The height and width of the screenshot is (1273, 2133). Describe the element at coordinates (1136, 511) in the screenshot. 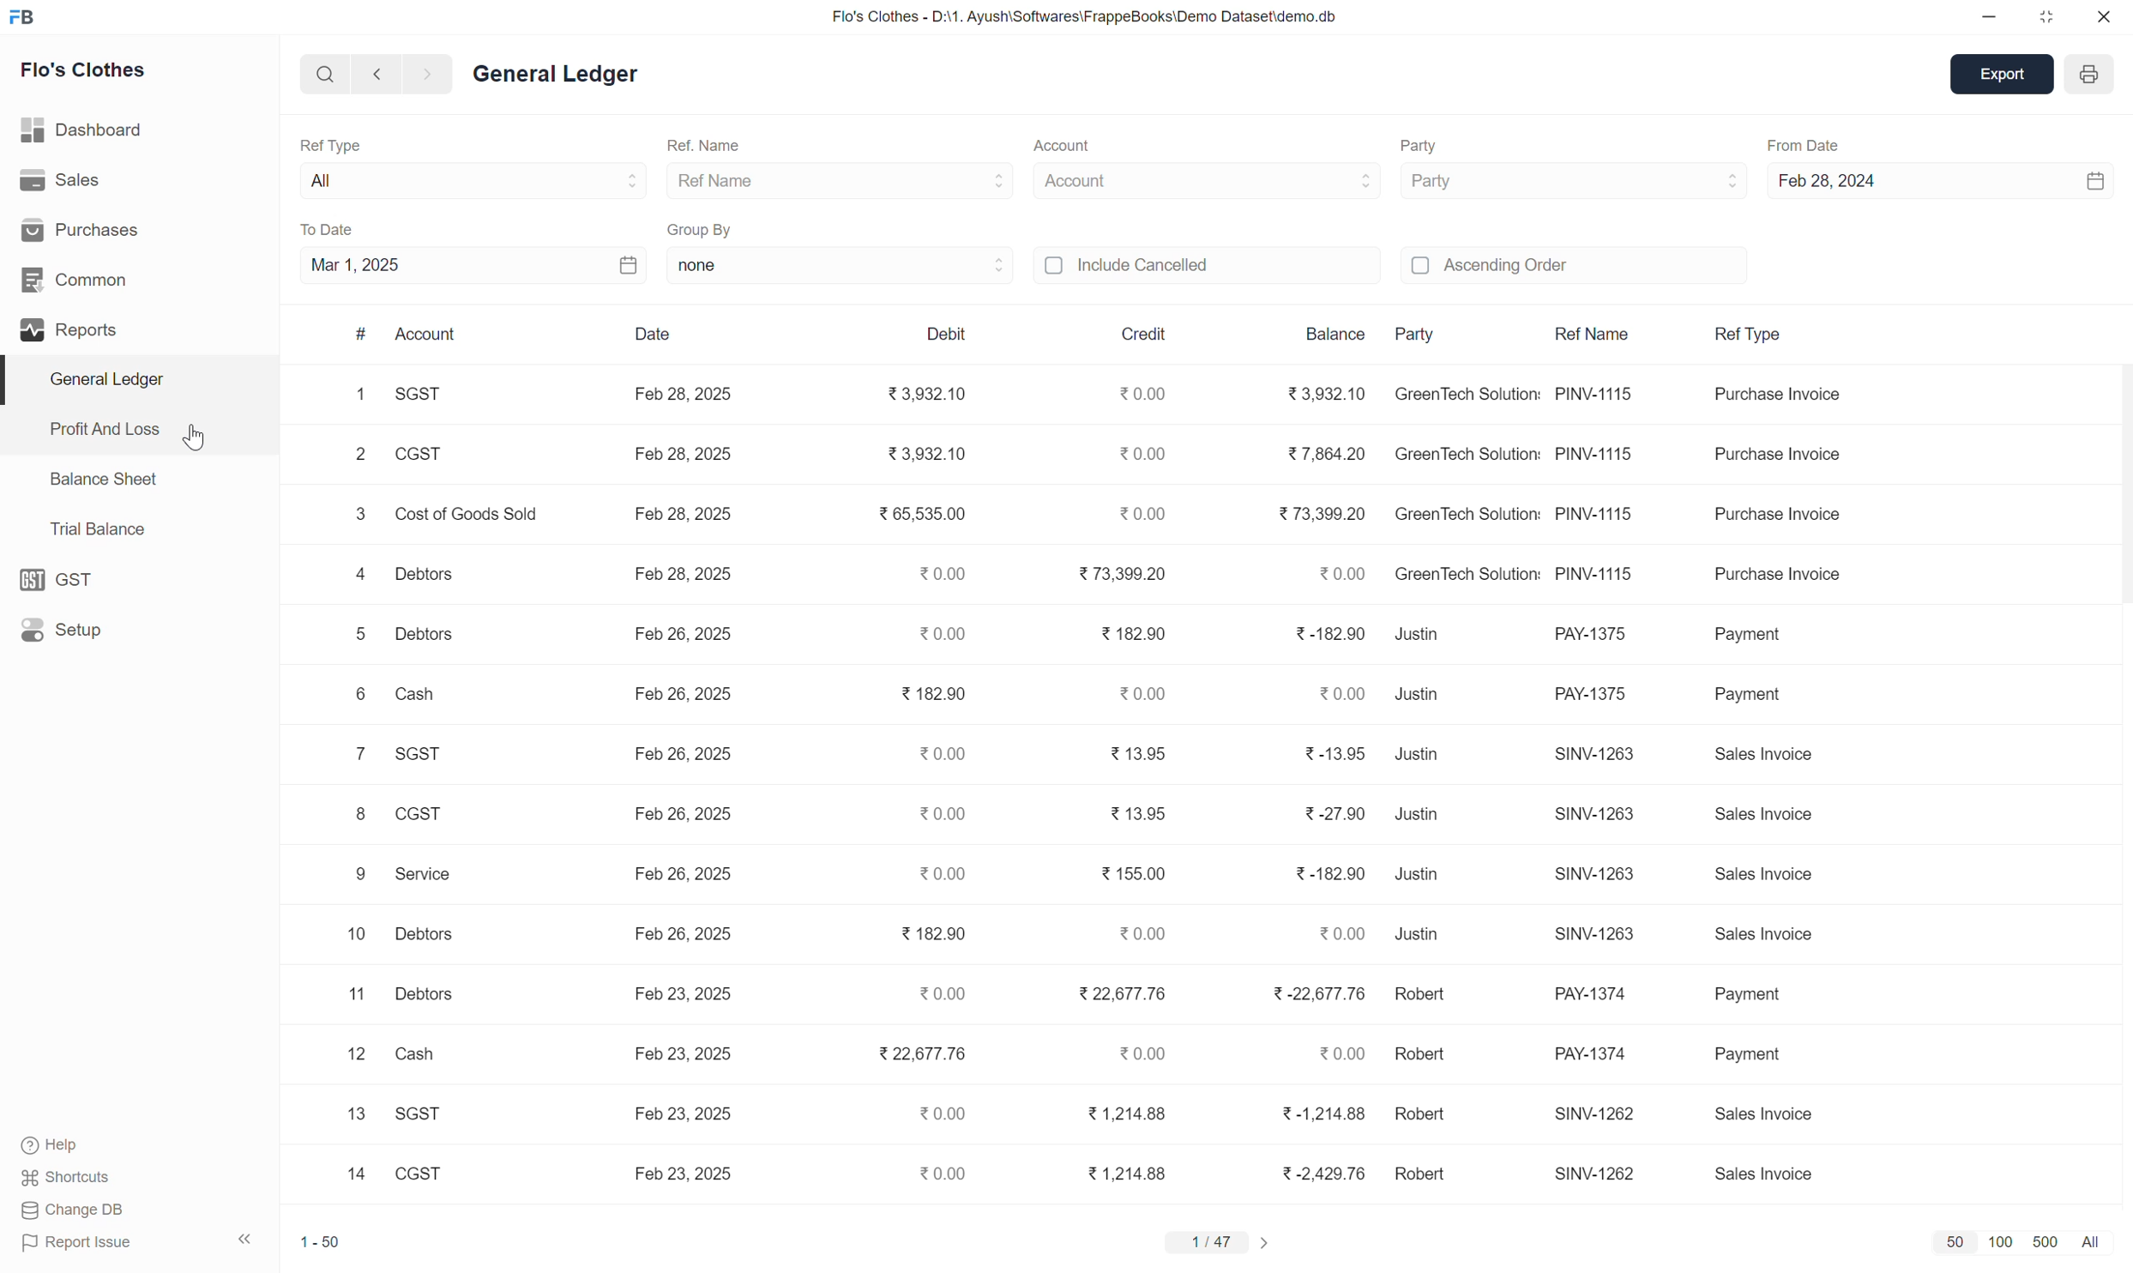

I see `₹0.00` at that location.